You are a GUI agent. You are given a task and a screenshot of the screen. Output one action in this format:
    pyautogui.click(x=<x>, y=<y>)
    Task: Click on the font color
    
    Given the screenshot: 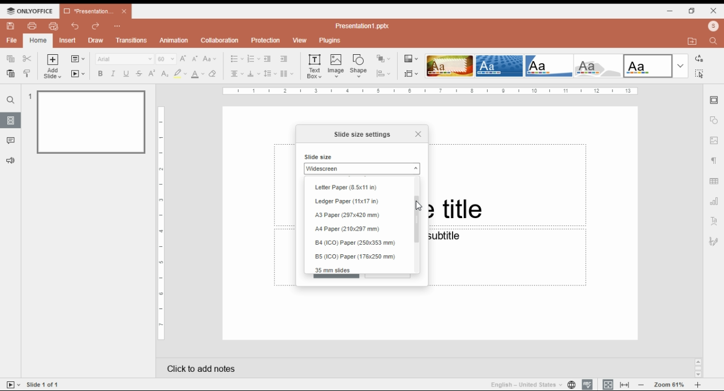 What is the action you would take?
    pyautogui.click(x=199, y=74)
    